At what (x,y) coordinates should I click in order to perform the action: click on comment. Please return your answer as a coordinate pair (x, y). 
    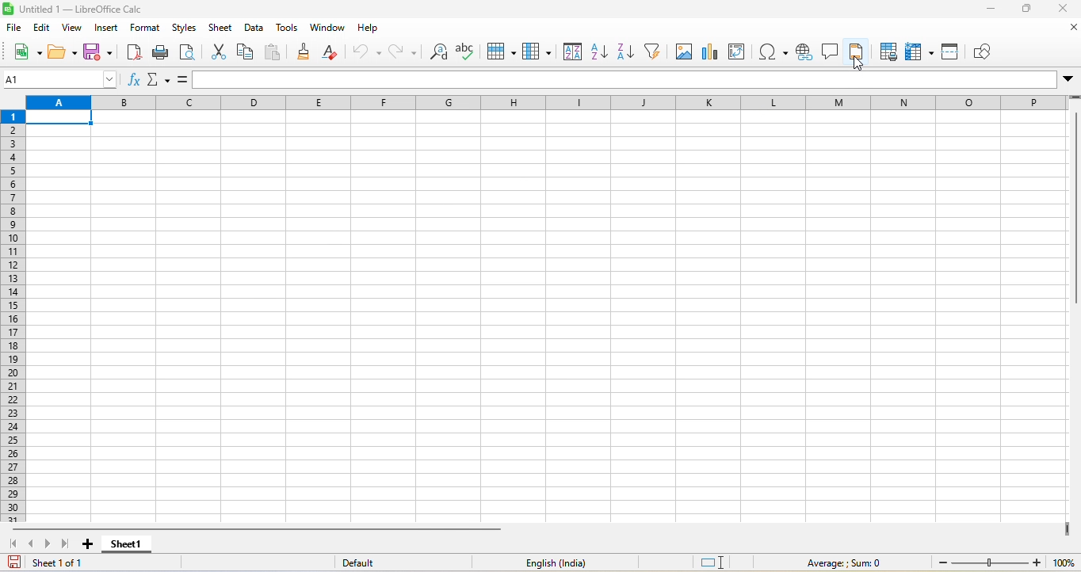
    Looking at the image, I should click on (829, 51).